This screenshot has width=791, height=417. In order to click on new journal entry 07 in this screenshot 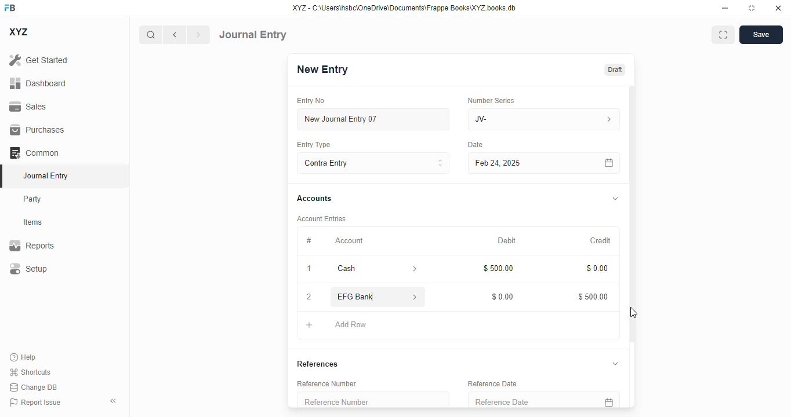, I will do `click(374, 119)`.